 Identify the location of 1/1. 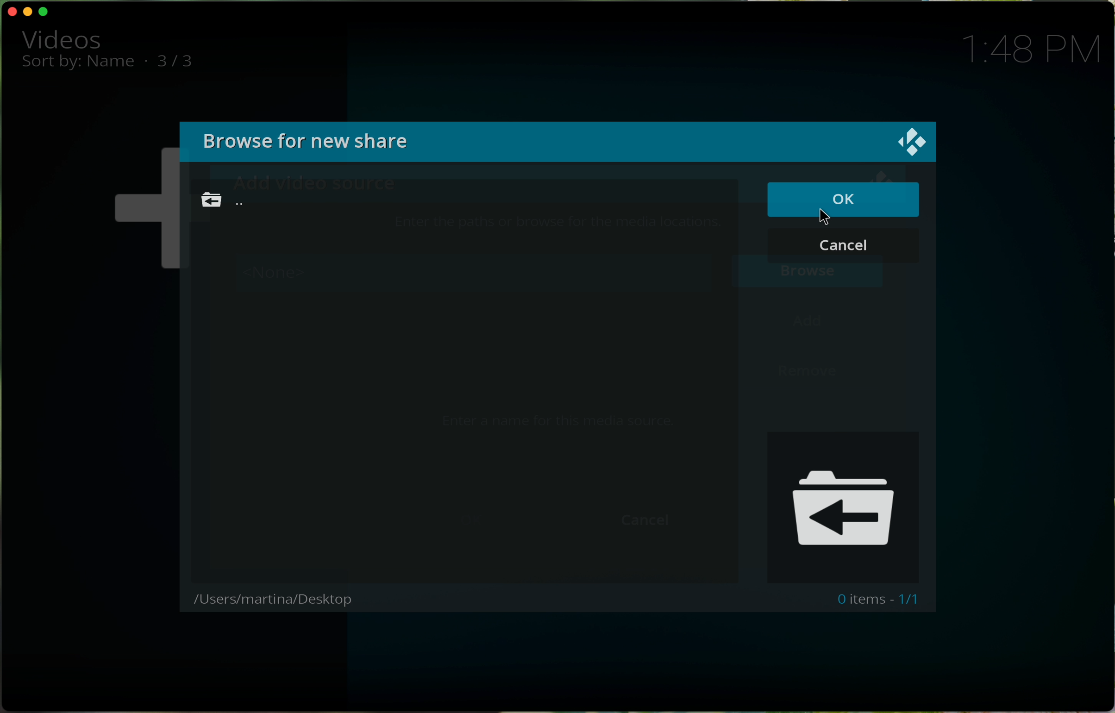
(911, 600).